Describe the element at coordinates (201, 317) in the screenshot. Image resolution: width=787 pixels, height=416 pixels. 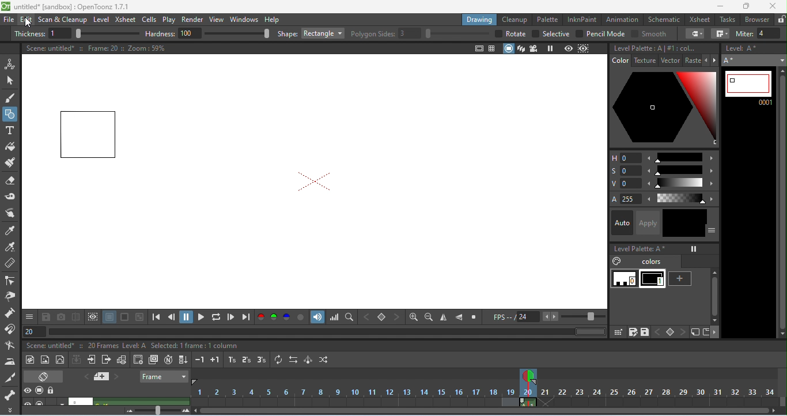
I see `play` at that location.